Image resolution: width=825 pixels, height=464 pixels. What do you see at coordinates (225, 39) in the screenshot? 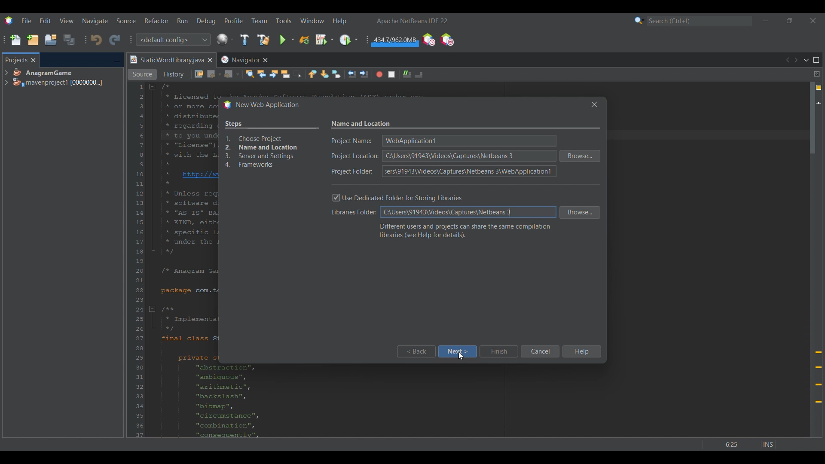
I see `Configure window` at bounding box center [225, 39].